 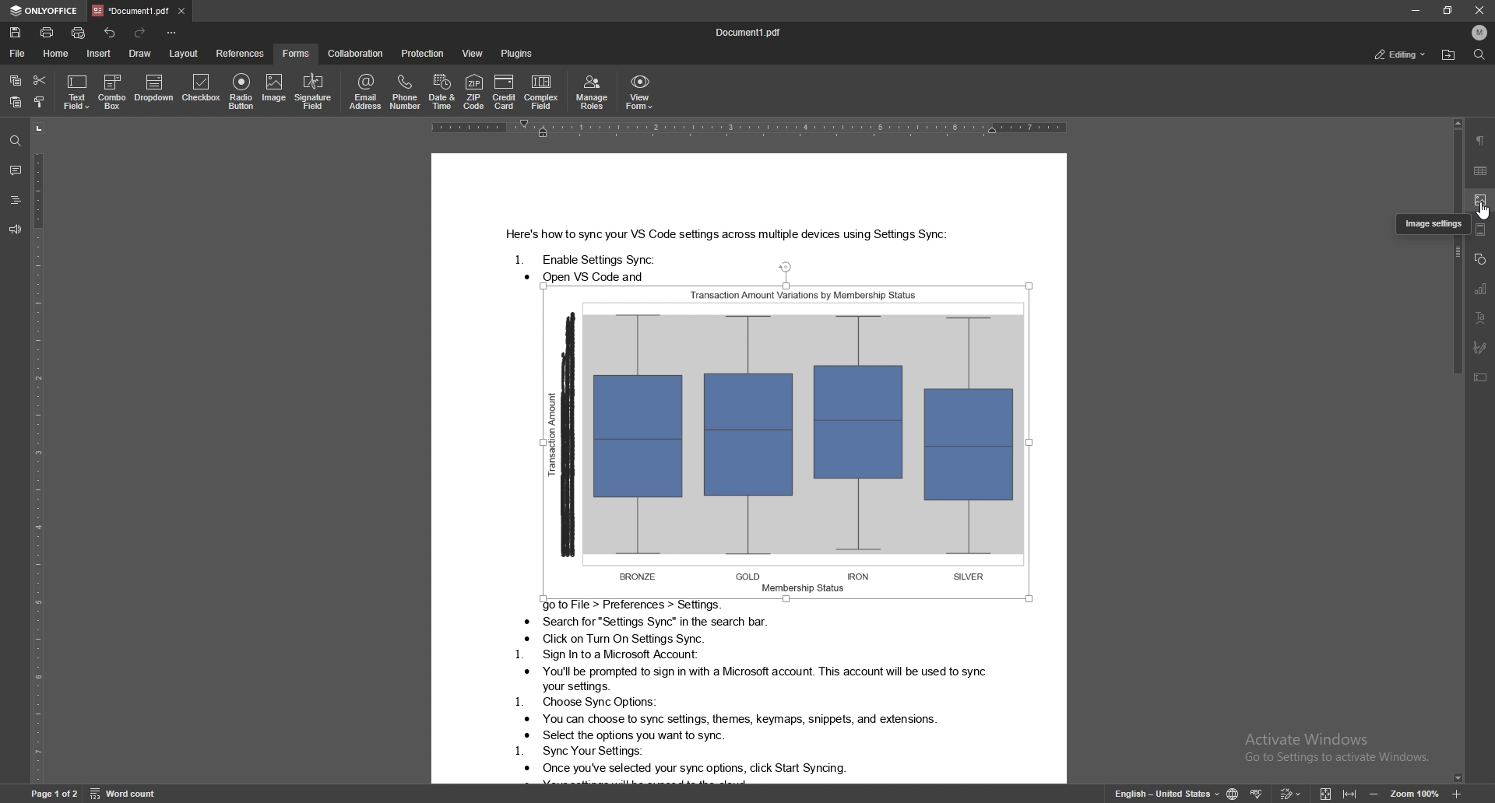 I want to click on protection, so click(x=423, y=52).